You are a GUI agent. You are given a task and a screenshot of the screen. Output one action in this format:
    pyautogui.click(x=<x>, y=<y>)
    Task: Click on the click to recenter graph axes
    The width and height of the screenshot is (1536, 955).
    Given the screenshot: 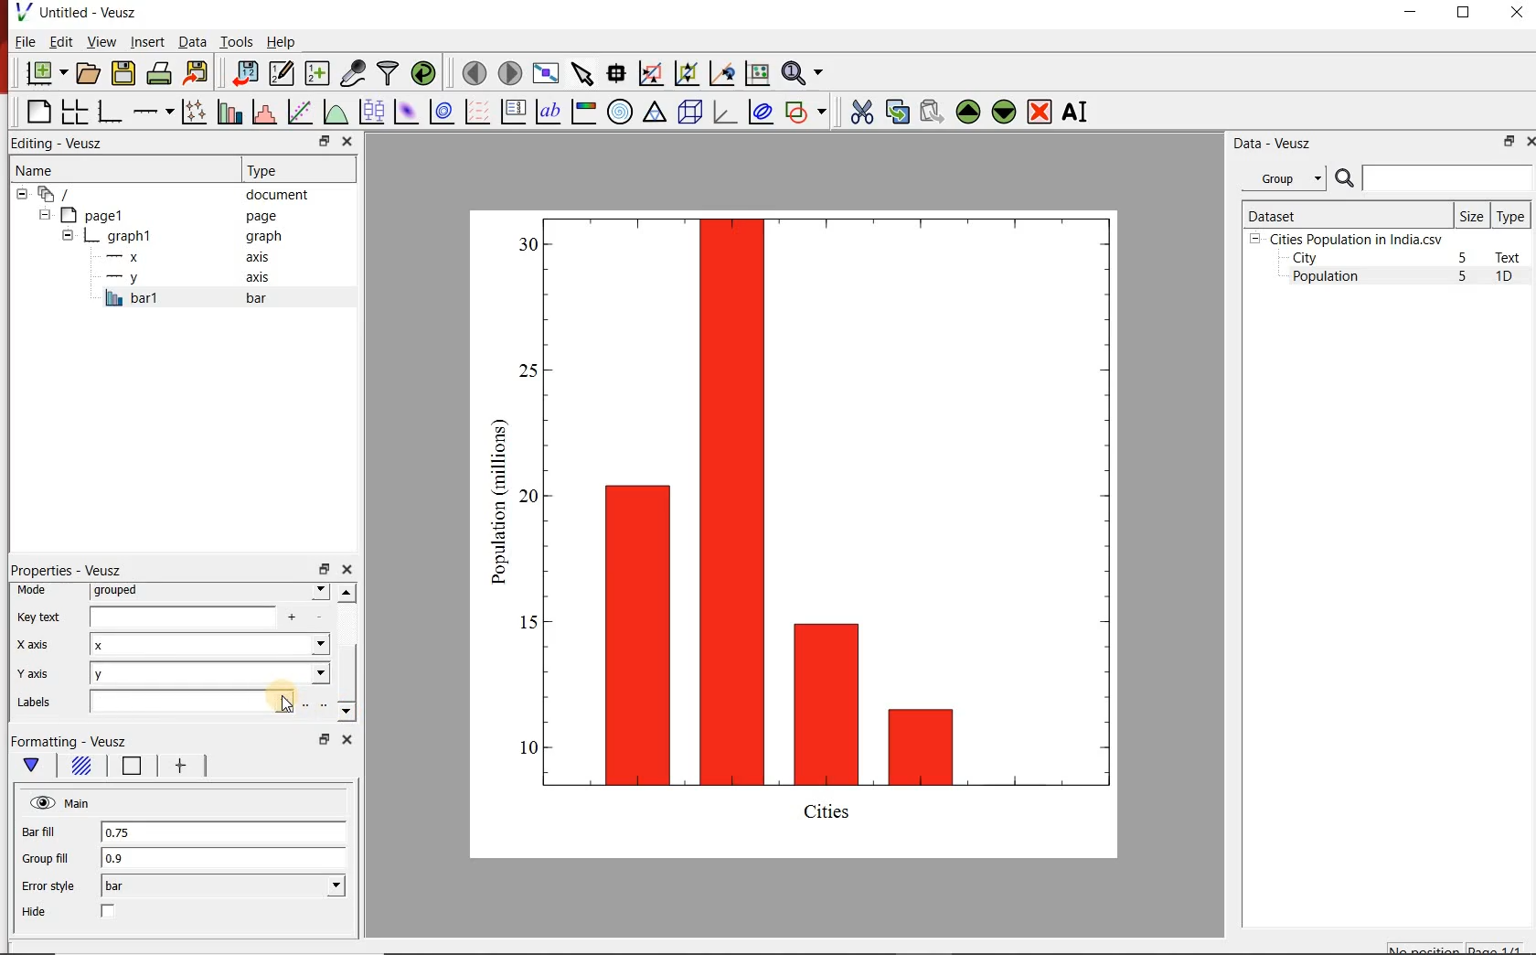 What is the action you would take?
    pyautogui.click(x=720, y=74)
    